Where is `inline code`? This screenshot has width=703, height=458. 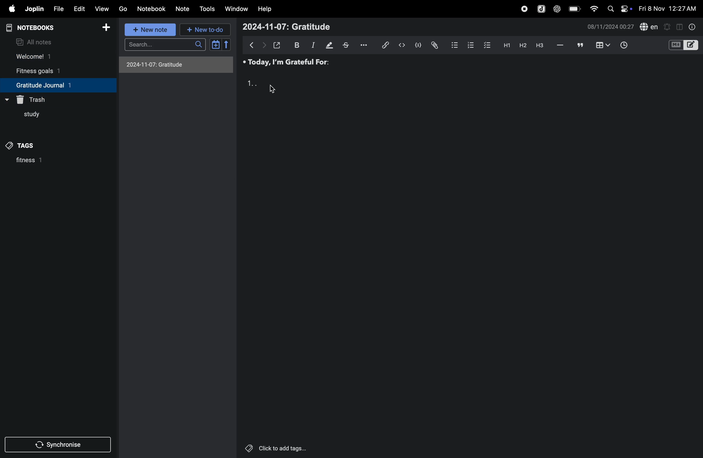 inline code is located at coordinates (401, 46).